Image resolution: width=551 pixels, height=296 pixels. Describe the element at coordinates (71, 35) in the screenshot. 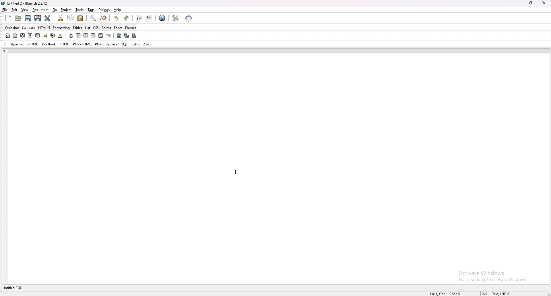

I see `anchor` at that location.